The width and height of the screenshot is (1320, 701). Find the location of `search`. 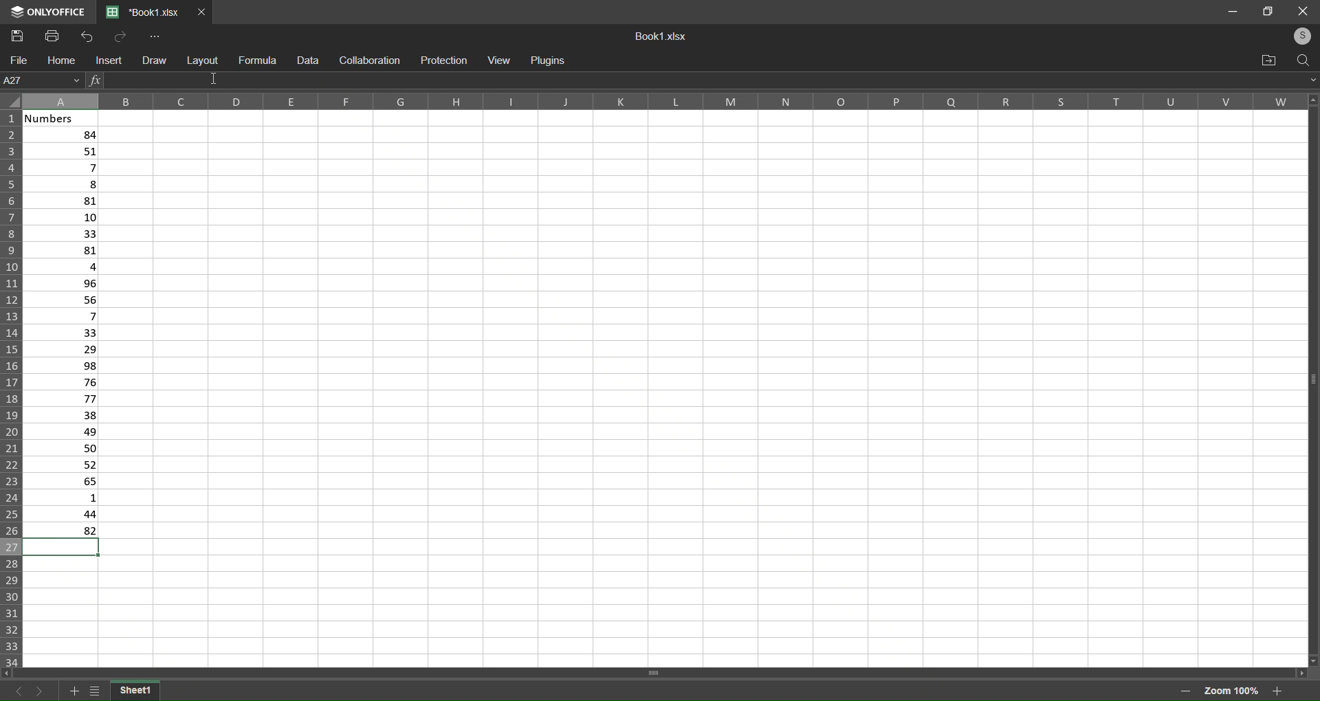

search is located at coordinates (1301, 60).